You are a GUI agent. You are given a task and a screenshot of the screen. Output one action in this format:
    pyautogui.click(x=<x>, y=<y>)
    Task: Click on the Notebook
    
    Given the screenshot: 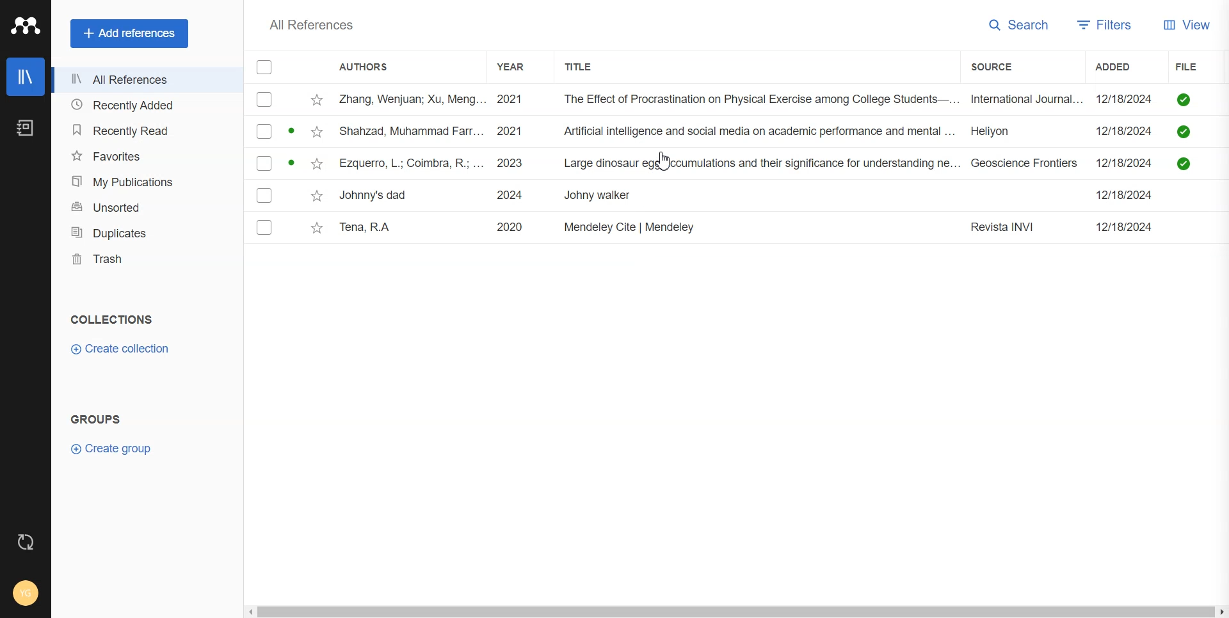 What is the action you would take?
    pyautogui.click(x=27, y=129)
    